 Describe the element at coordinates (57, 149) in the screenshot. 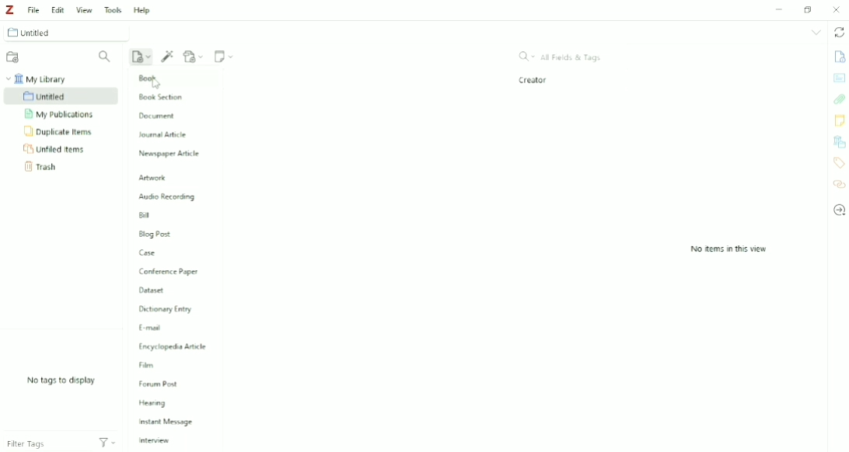

I see `Unfiled Items` at that location.